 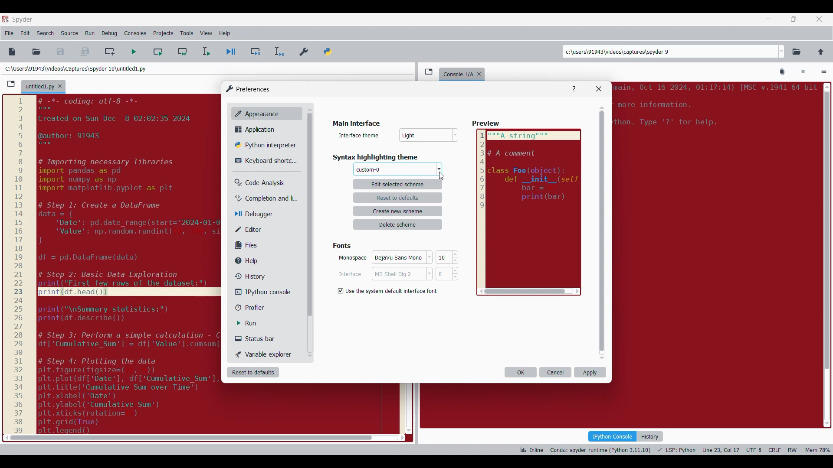 What do you see at coordinates (783, 72) in the screenshot?
I see `Remove all variables from namespace` at bounding box center [783, 72].